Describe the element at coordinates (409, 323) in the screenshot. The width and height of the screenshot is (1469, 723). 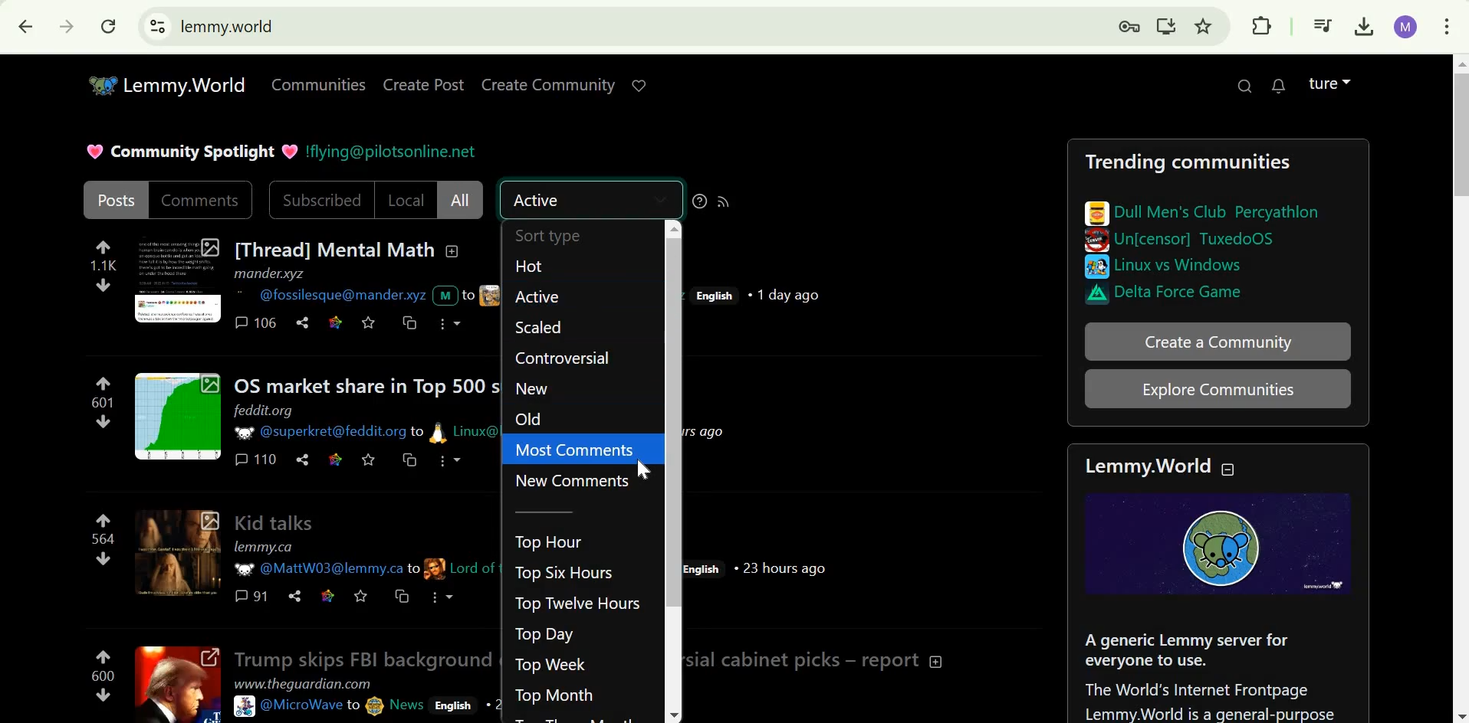
I see `cross-post` at that location.